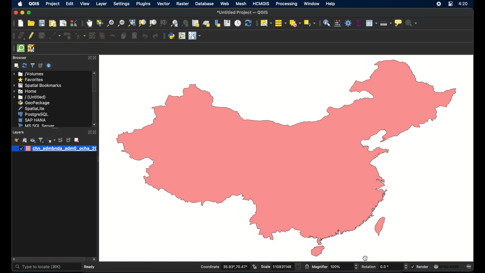 Image resolution: width=485 pixels, height=273 pixels. Describe the element at coordinates (60, 140) in the screenshot. I see `expand` at that location.